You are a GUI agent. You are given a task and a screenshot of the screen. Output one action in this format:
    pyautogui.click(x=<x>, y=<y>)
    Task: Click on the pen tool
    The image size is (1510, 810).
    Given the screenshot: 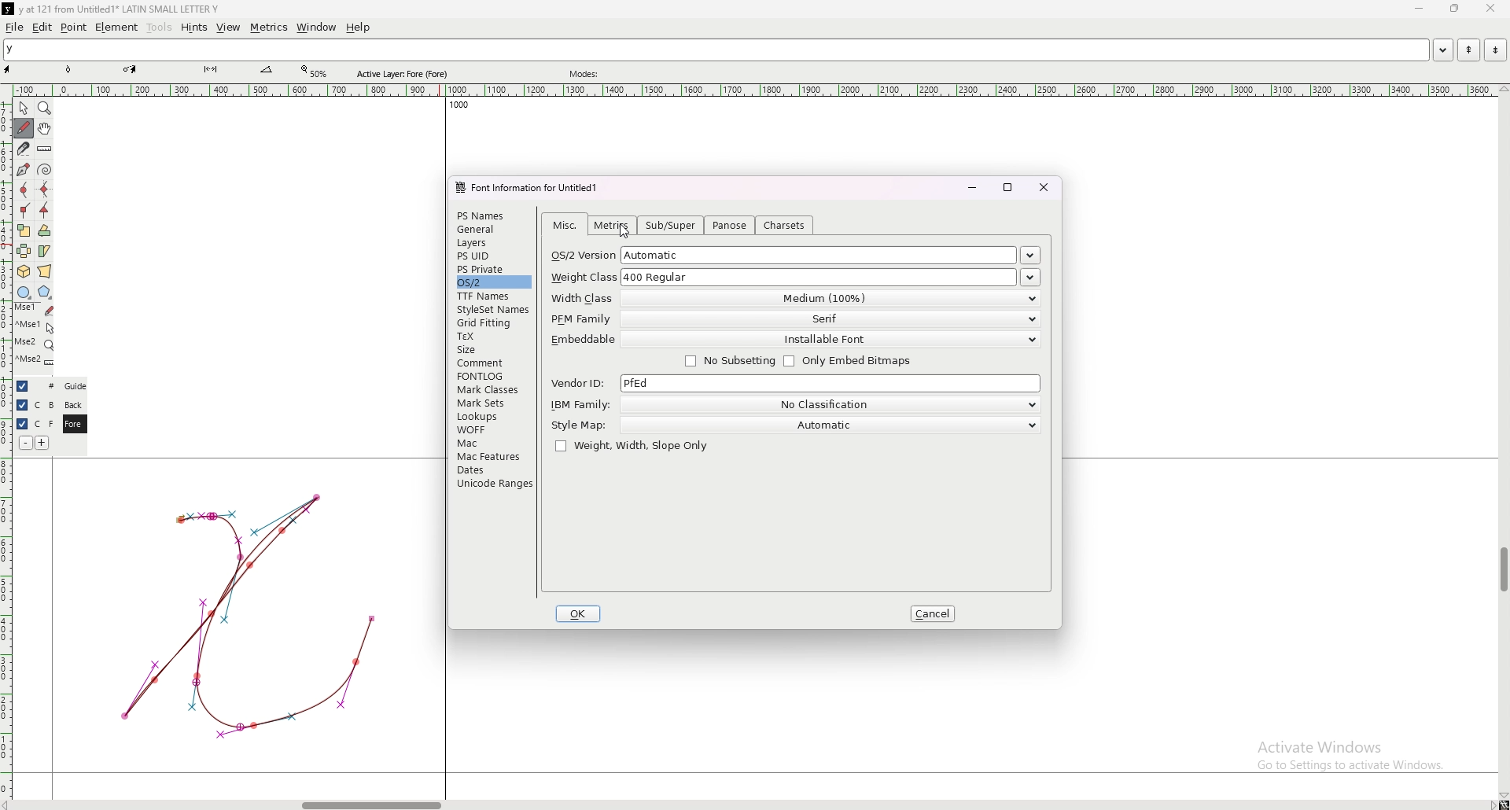 What is the action you would take?
    pyautogui.click(x=130, y=69)
    